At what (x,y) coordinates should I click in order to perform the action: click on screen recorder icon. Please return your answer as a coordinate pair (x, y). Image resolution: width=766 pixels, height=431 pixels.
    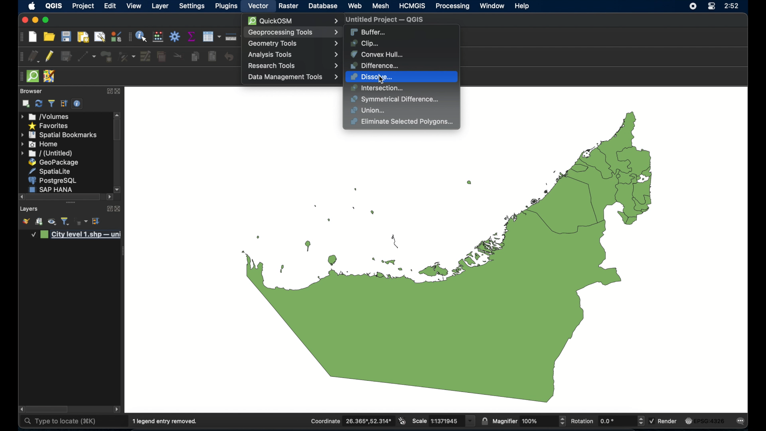
    Looking at the image, I should click on (693, 7).